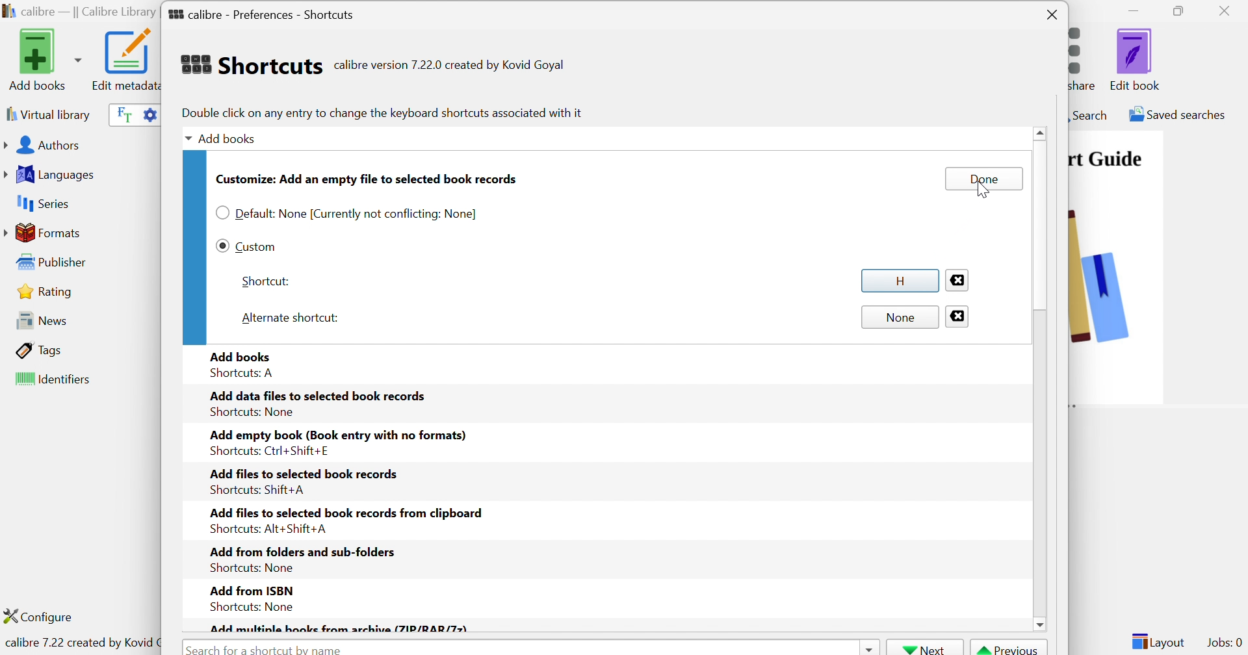 The width and height of the screenshot is (1248, 655). Describe the element at coordinates (898, 280) in the screenshot. I see `H` at that location.